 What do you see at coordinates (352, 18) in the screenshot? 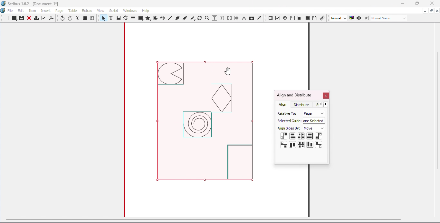
I see `Toggle color management system` at bounding box center [352, 18].